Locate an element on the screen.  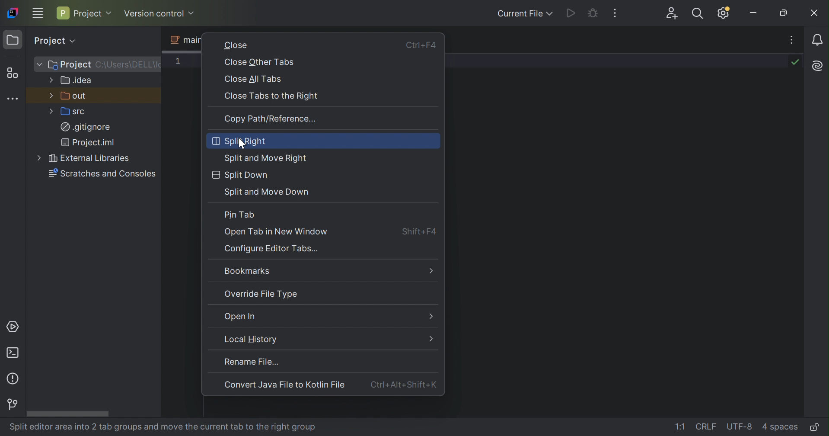
.gitignore is located at coordinates (86, 128).